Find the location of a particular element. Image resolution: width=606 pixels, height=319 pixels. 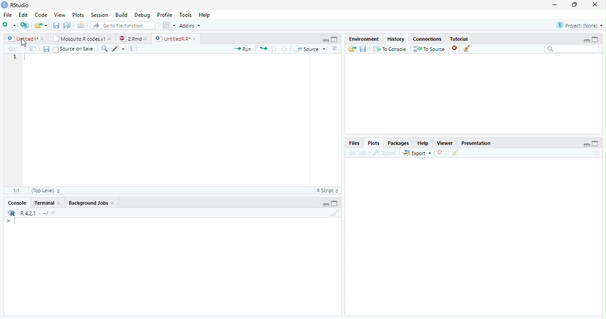

Connection is located at coordinates (427, 39).